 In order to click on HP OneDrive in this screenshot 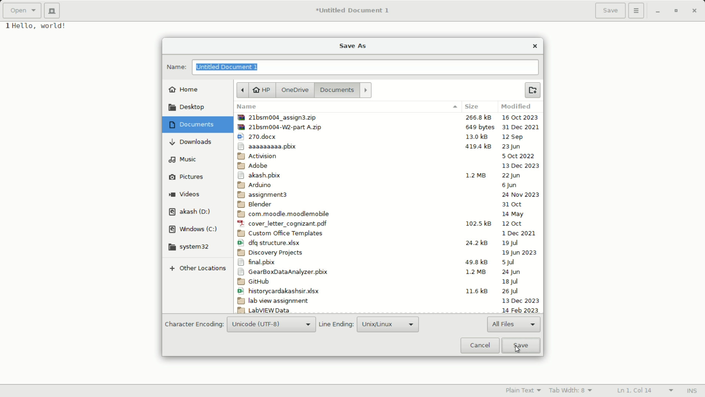, I will do `click(281, 90)`.